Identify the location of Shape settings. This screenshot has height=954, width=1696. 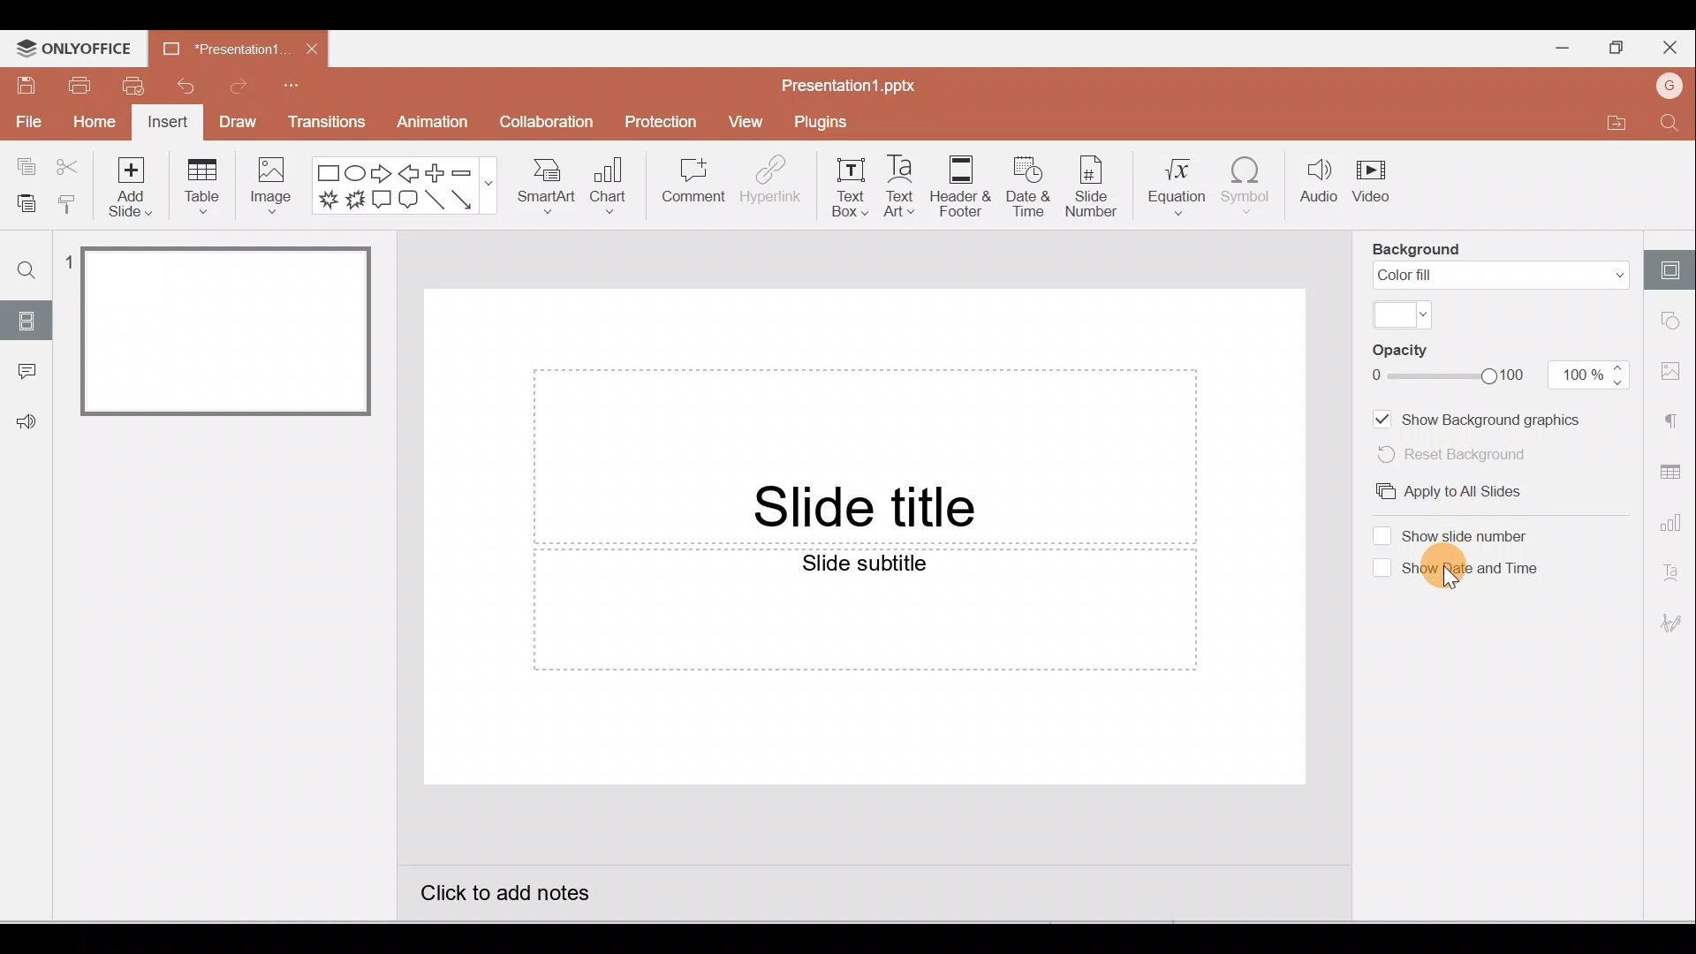
(1676, 322).